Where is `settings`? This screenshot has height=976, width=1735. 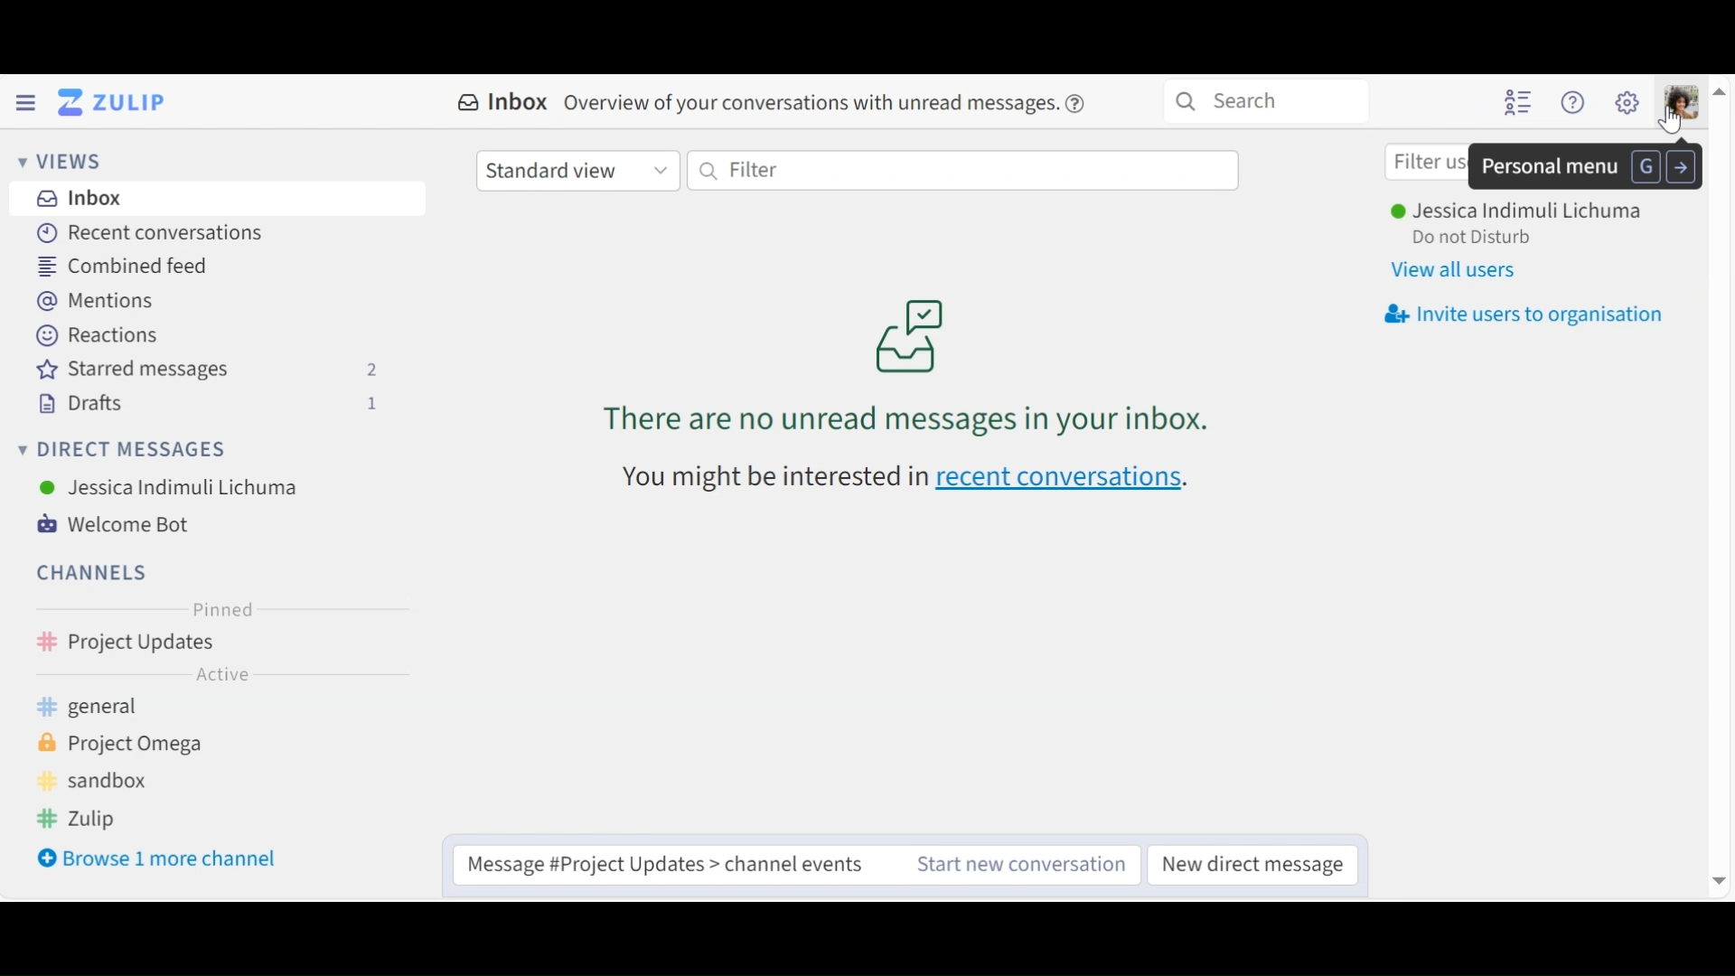
settings is located at coordinates (1626, 103).